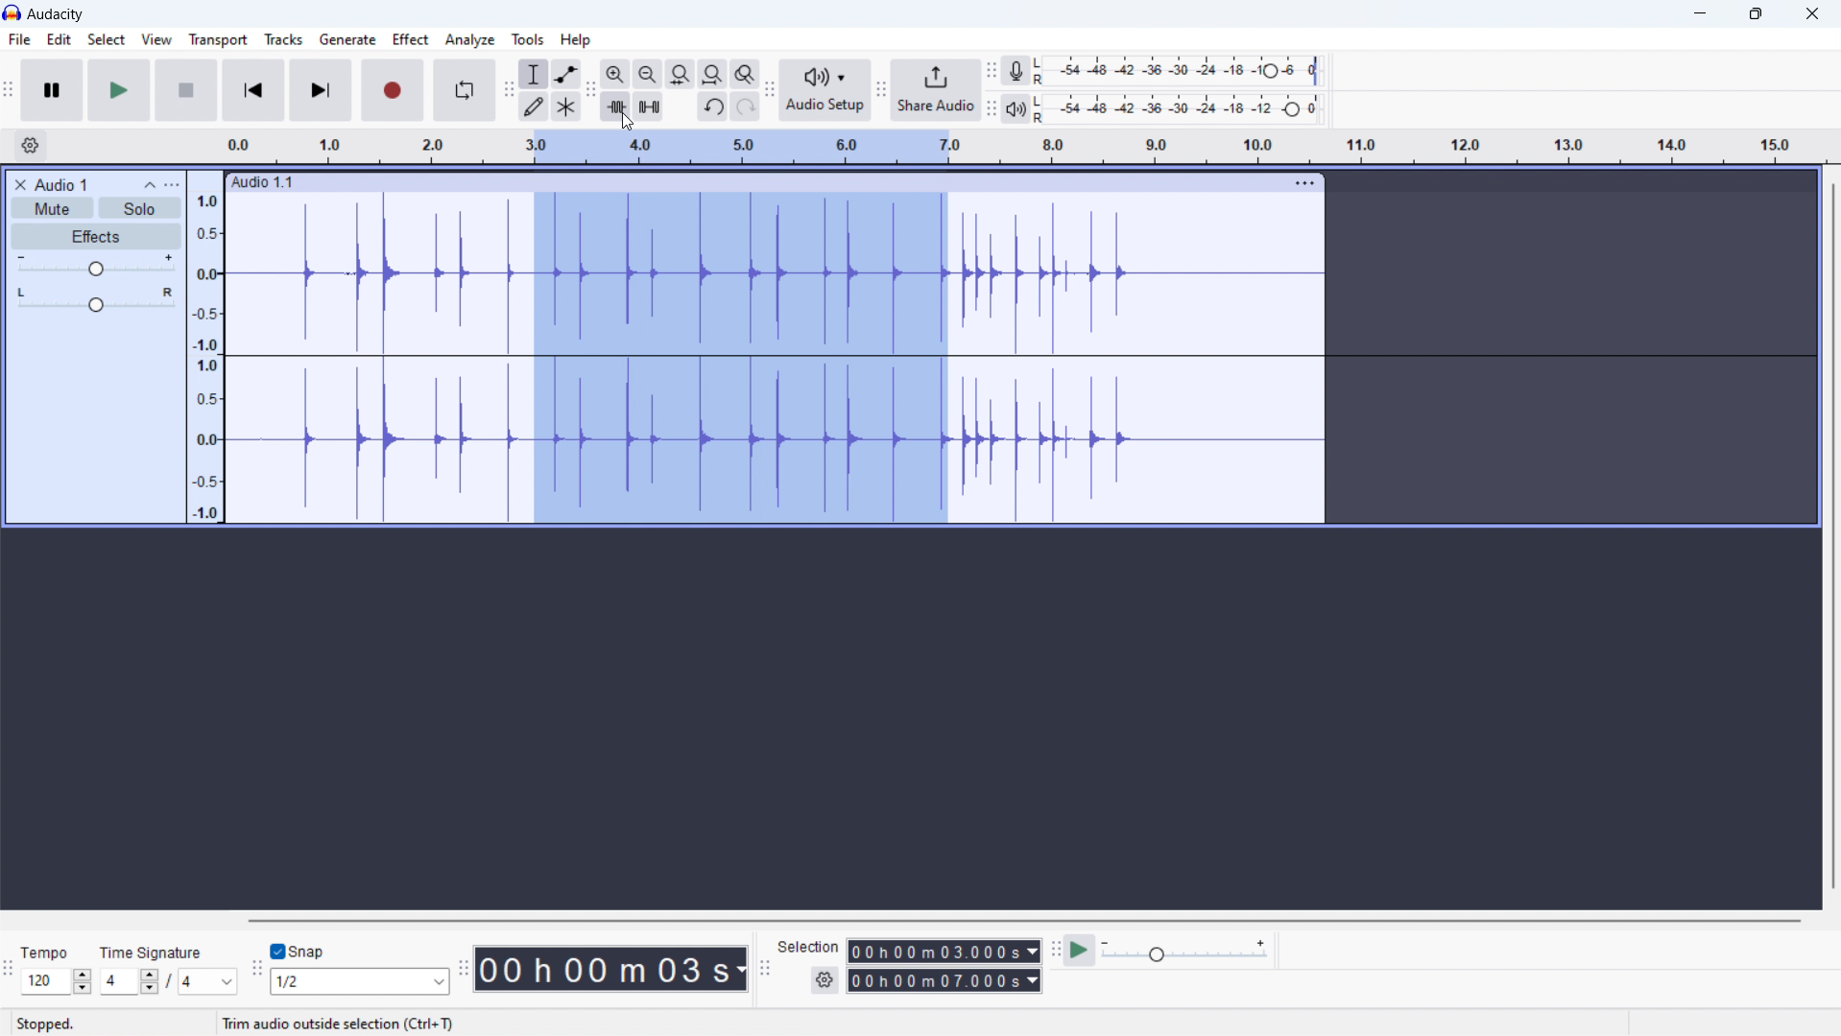 The image size is (1841, 1036). I want to click on recording meter, so click(1022, 70).